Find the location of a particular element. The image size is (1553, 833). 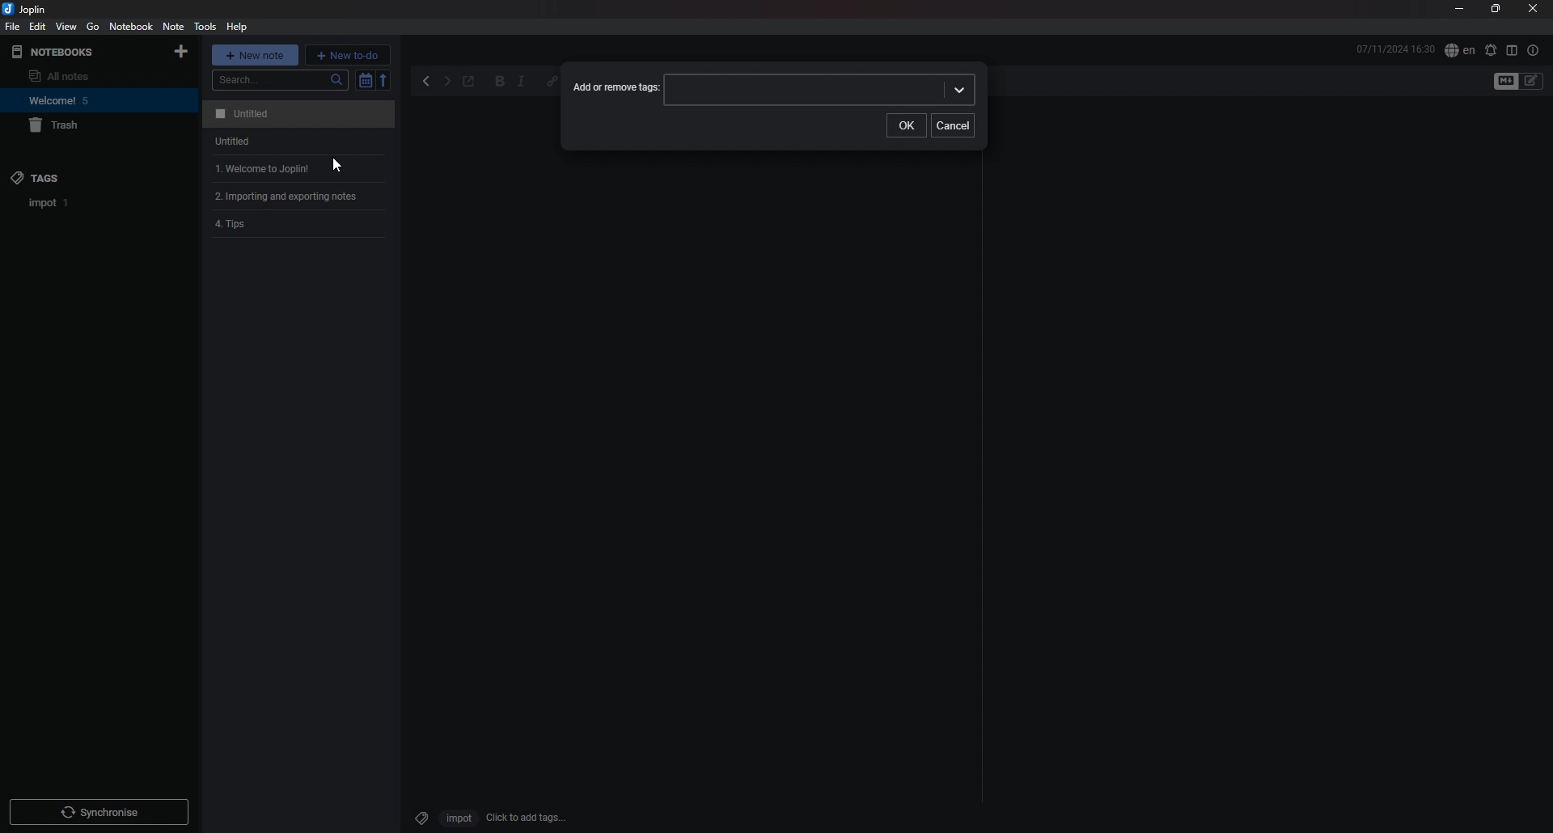

trash is located at coordinates (86, 126).